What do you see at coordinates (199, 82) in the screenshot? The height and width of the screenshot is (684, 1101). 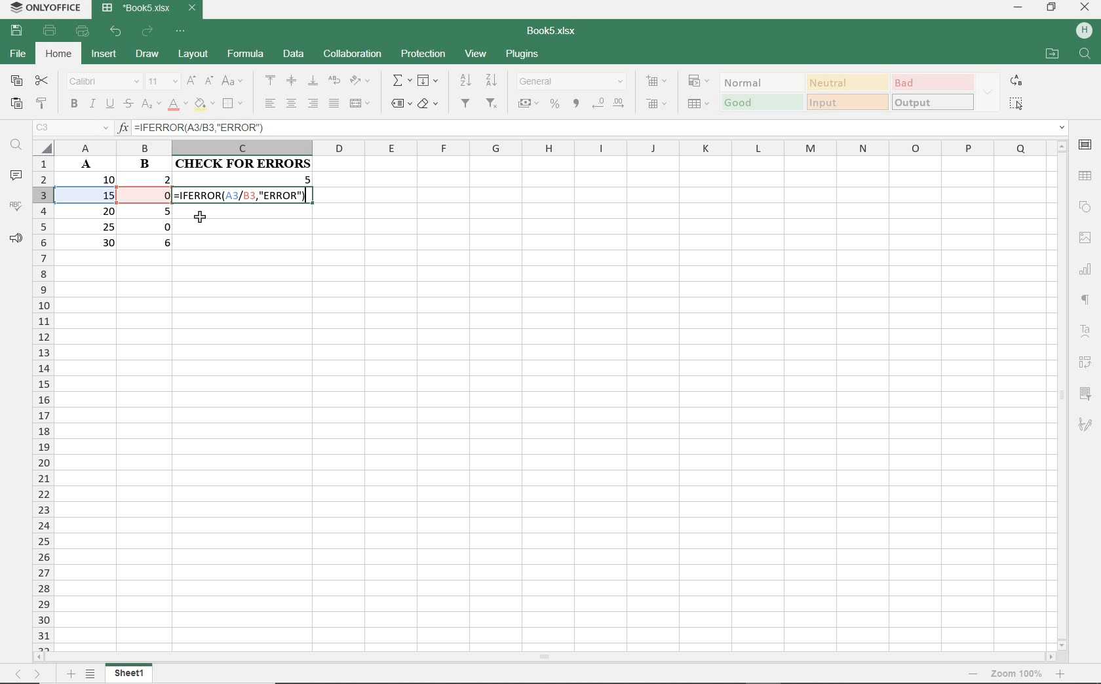 I see `INCREMENT OR DECREMENT FONT SIZE` at bounding box center [199, 82].